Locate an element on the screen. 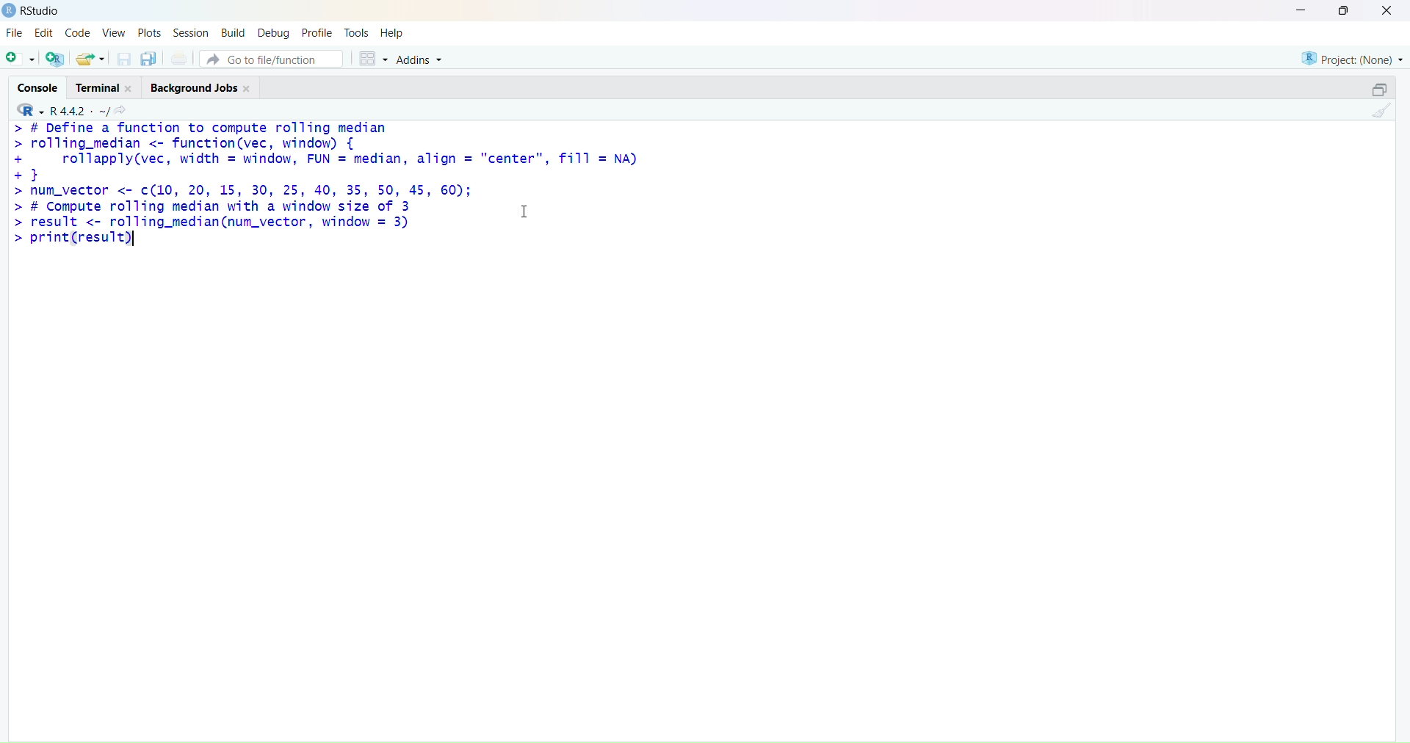 This screenshot has width=1410, height=743. open in separate window is located at coordinates (1379, 90).